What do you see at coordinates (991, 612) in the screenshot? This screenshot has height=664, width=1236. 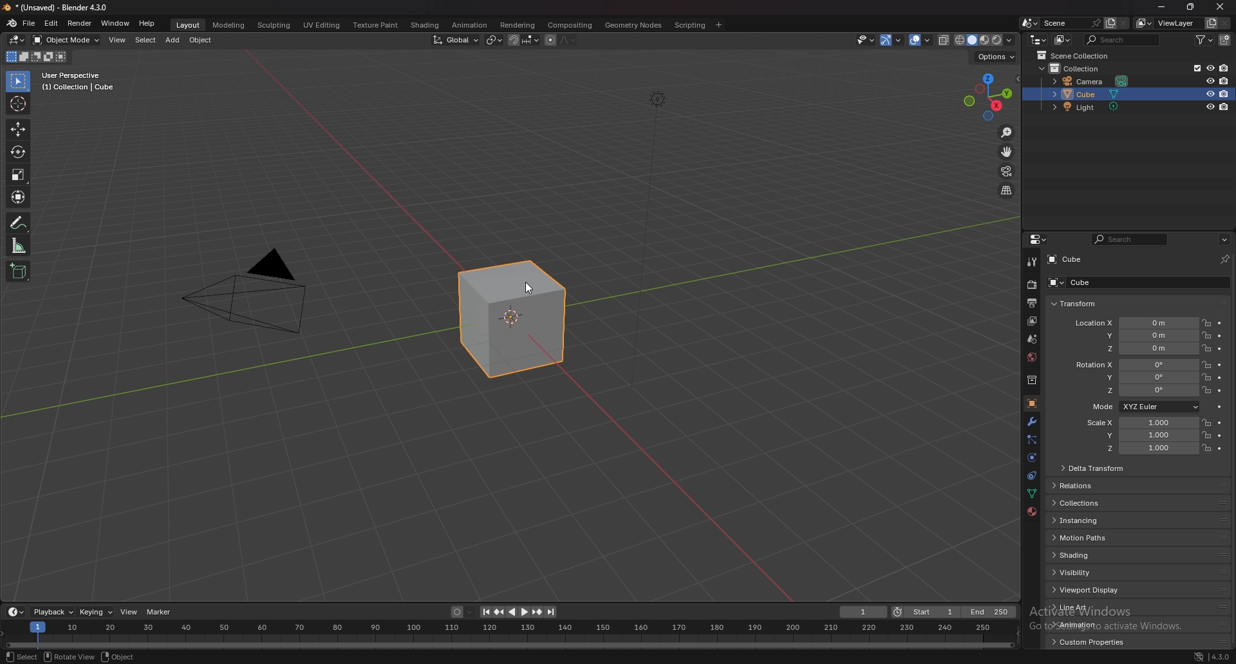 I see `end` at bounding box center [991, 612].